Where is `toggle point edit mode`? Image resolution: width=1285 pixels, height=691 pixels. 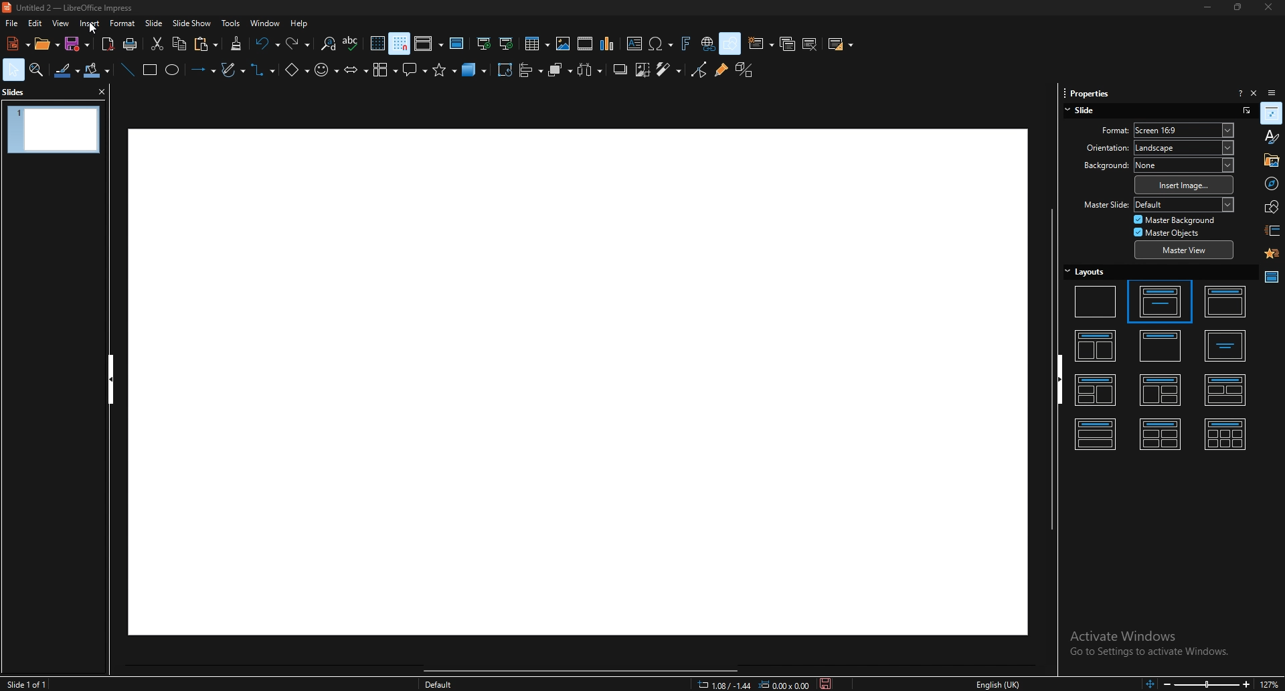
toggle point edit mode is located at coordinates (698, 70).